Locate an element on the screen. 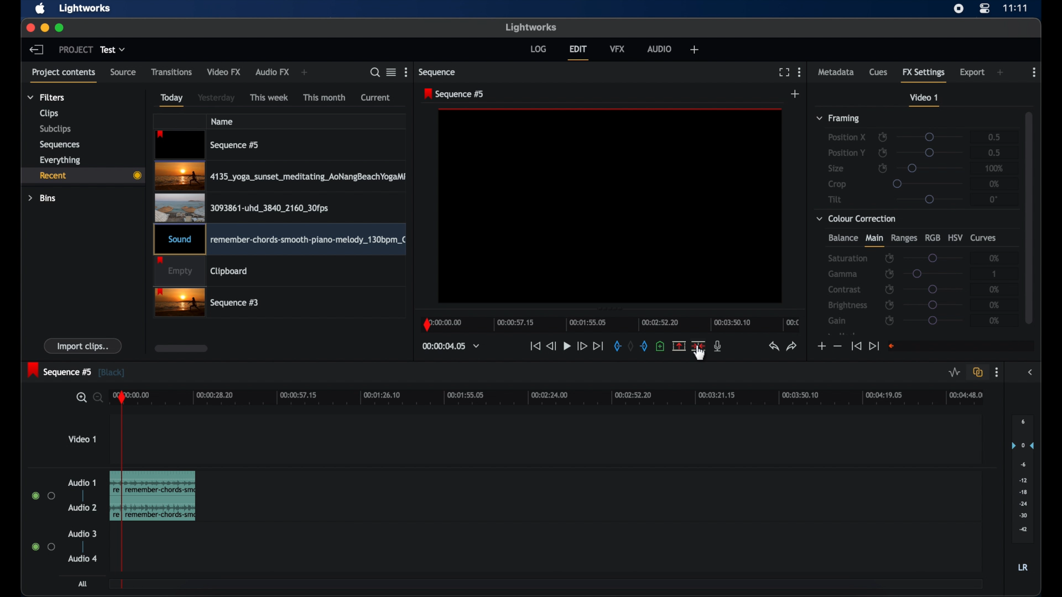 The height and width of the screenshot is (597, 1062). slider is located at coordinates (930, 169).